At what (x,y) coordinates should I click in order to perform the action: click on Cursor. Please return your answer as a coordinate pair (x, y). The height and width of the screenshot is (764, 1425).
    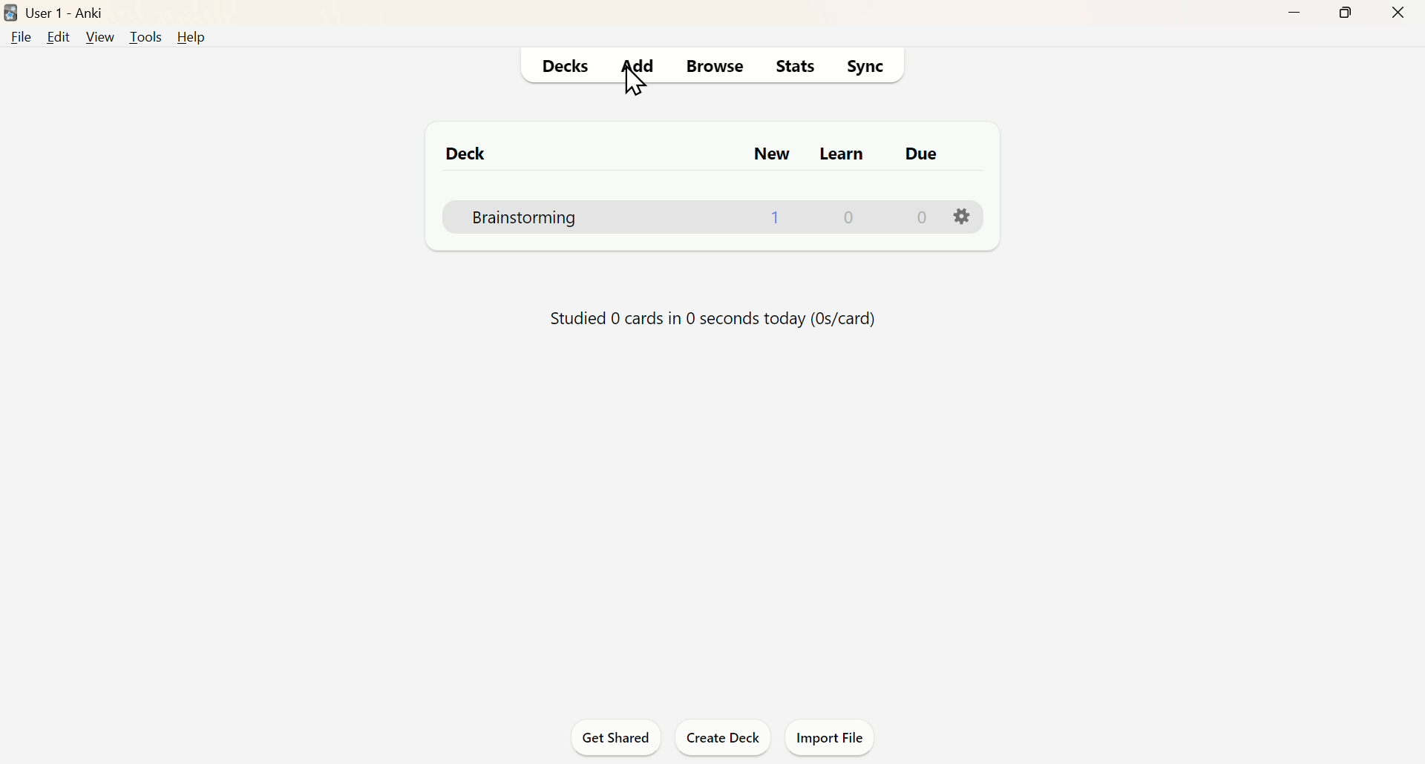
    Looking at the image, I should click on (642, 91).